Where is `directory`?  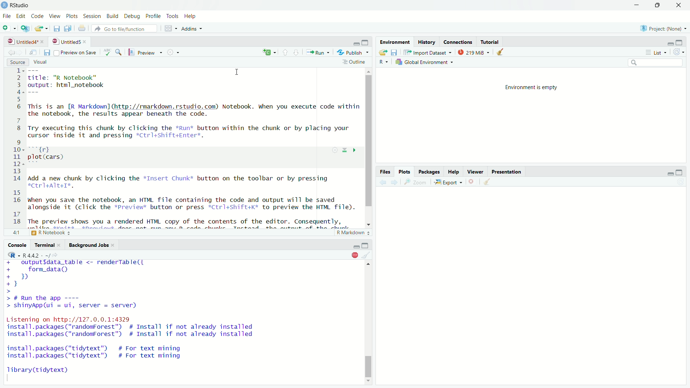 directory is located at coordinates (55, 255).